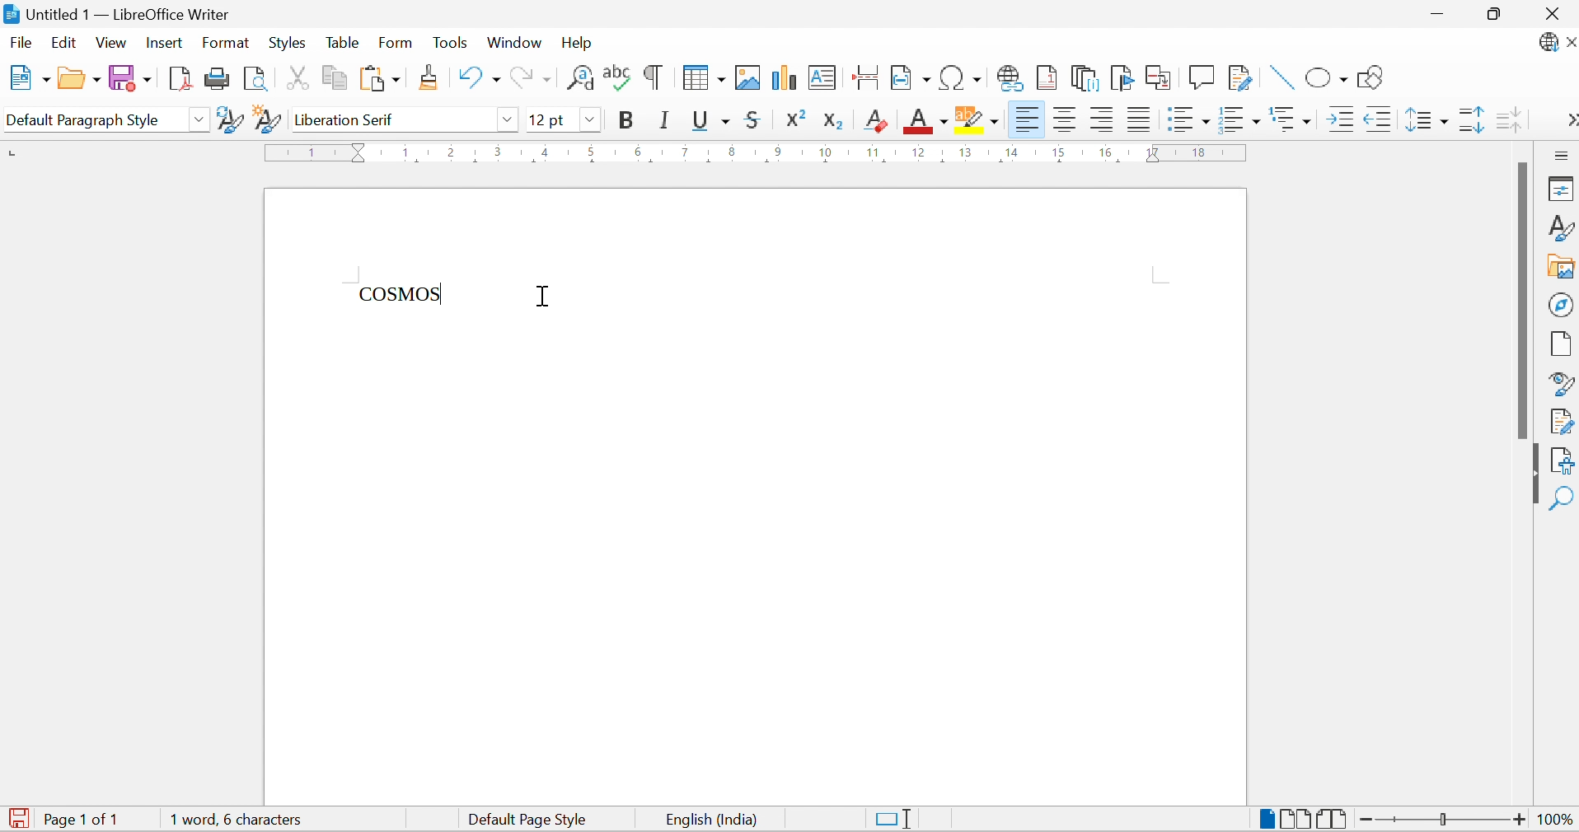  I want to click on Format, so click(227, 44).